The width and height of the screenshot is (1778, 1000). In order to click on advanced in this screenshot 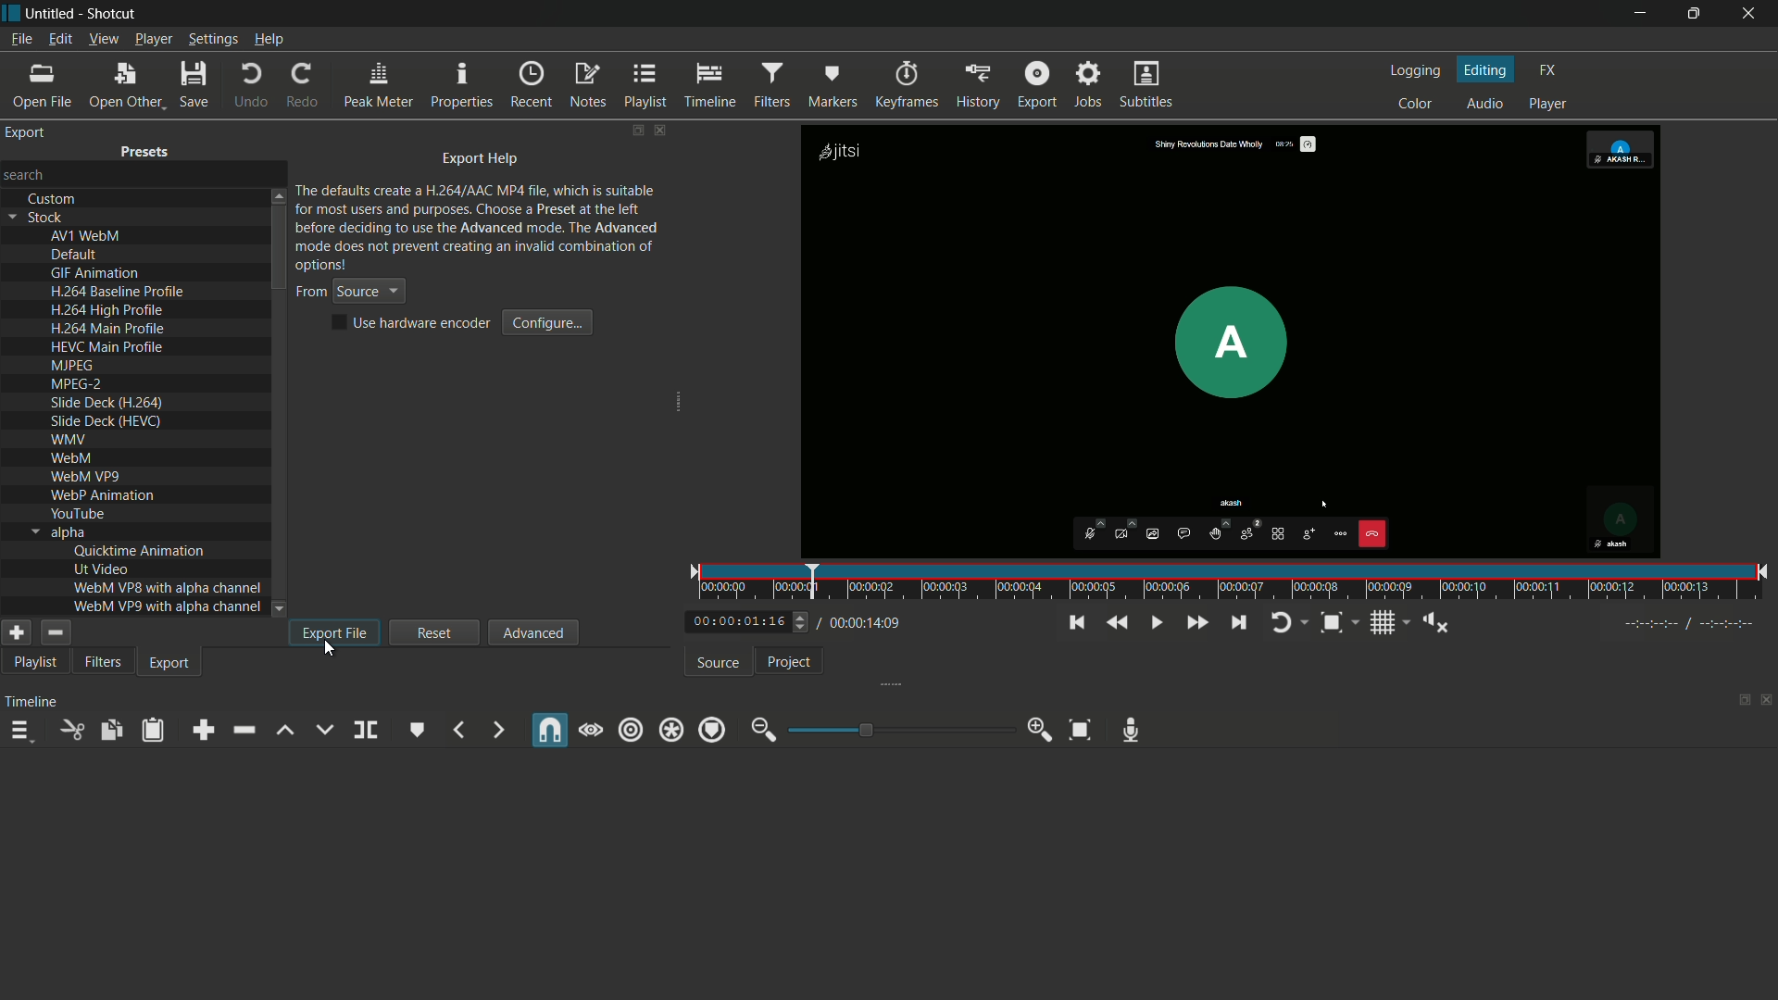, I will do `click(535, 631)`.